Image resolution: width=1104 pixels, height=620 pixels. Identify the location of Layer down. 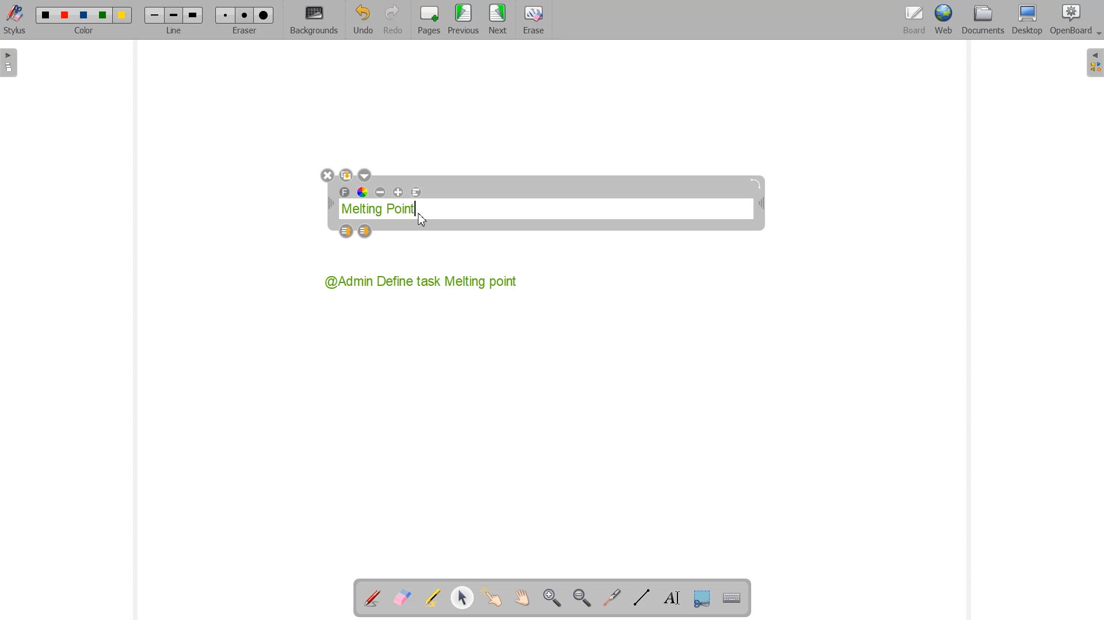
(366, 232).